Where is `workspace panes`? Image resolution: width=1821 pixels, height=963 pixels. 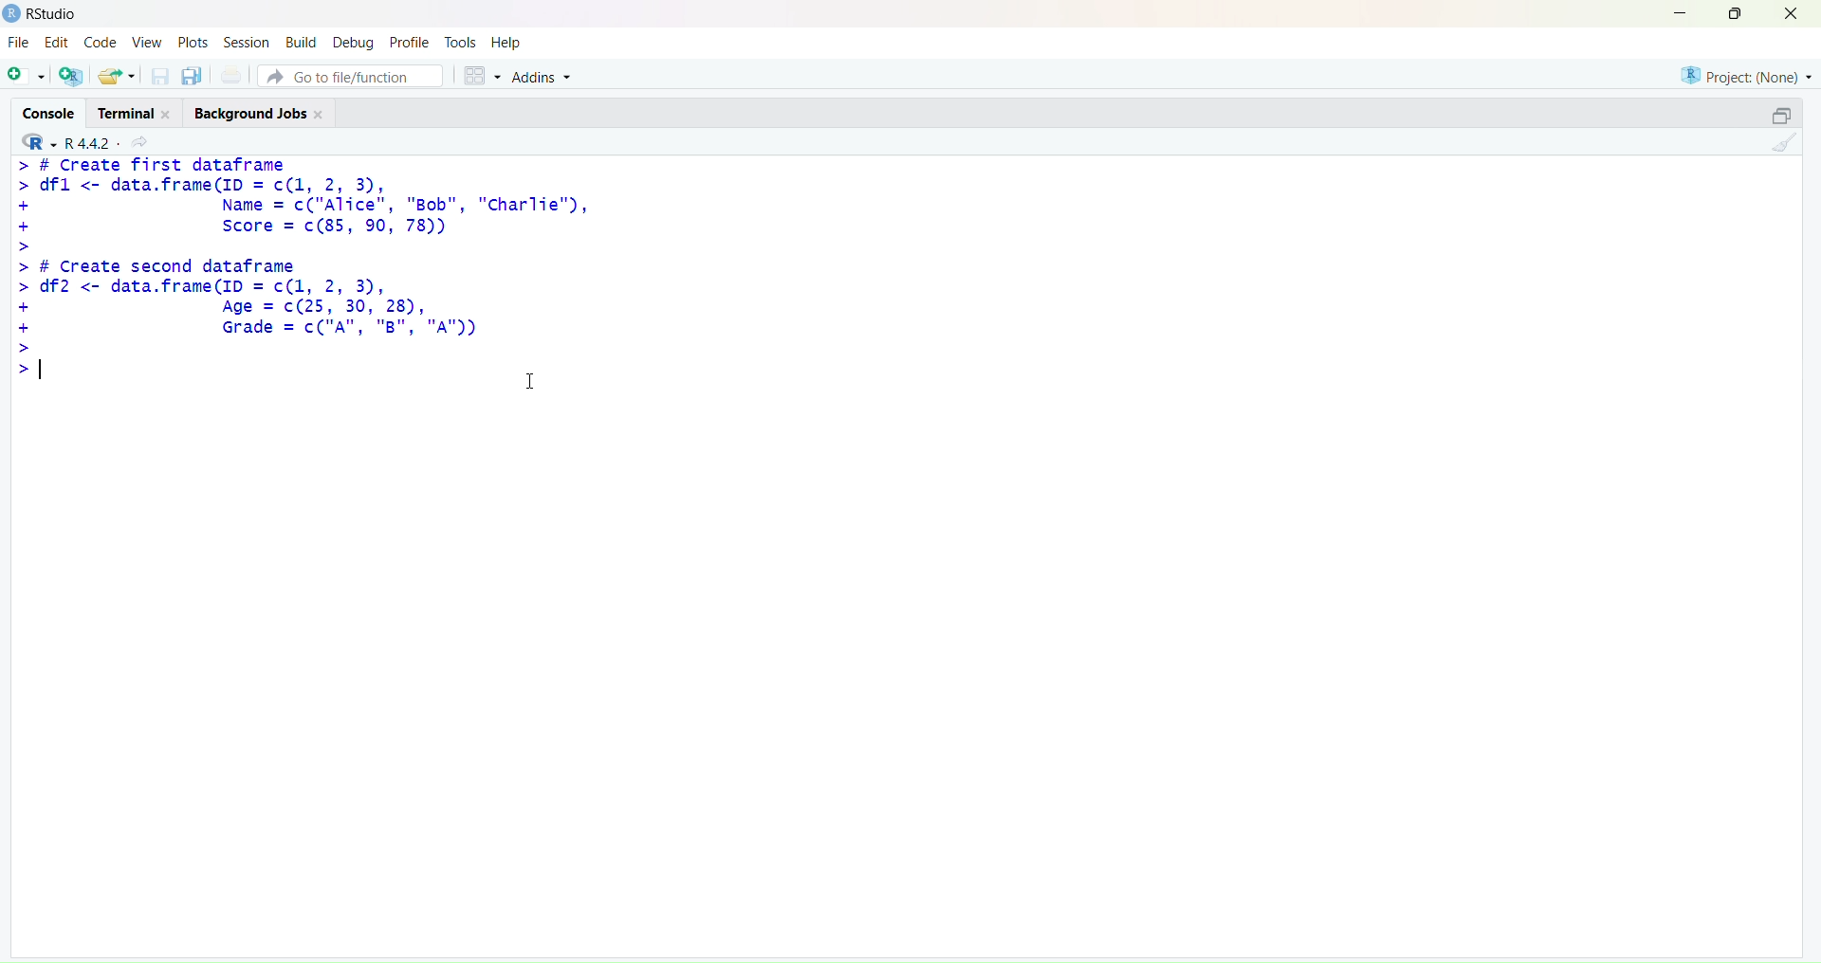 workspace panes is located at coordinates (482, 75).